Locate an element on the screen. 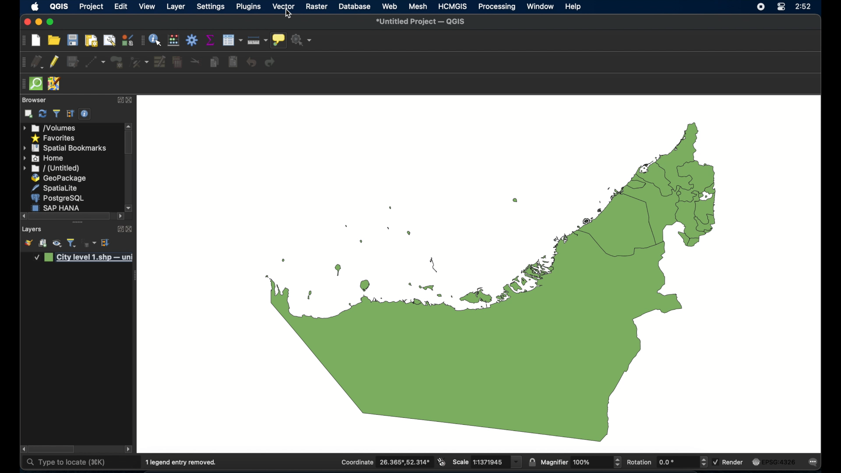  1 legend entry removed is located at coordinates (182, 462).